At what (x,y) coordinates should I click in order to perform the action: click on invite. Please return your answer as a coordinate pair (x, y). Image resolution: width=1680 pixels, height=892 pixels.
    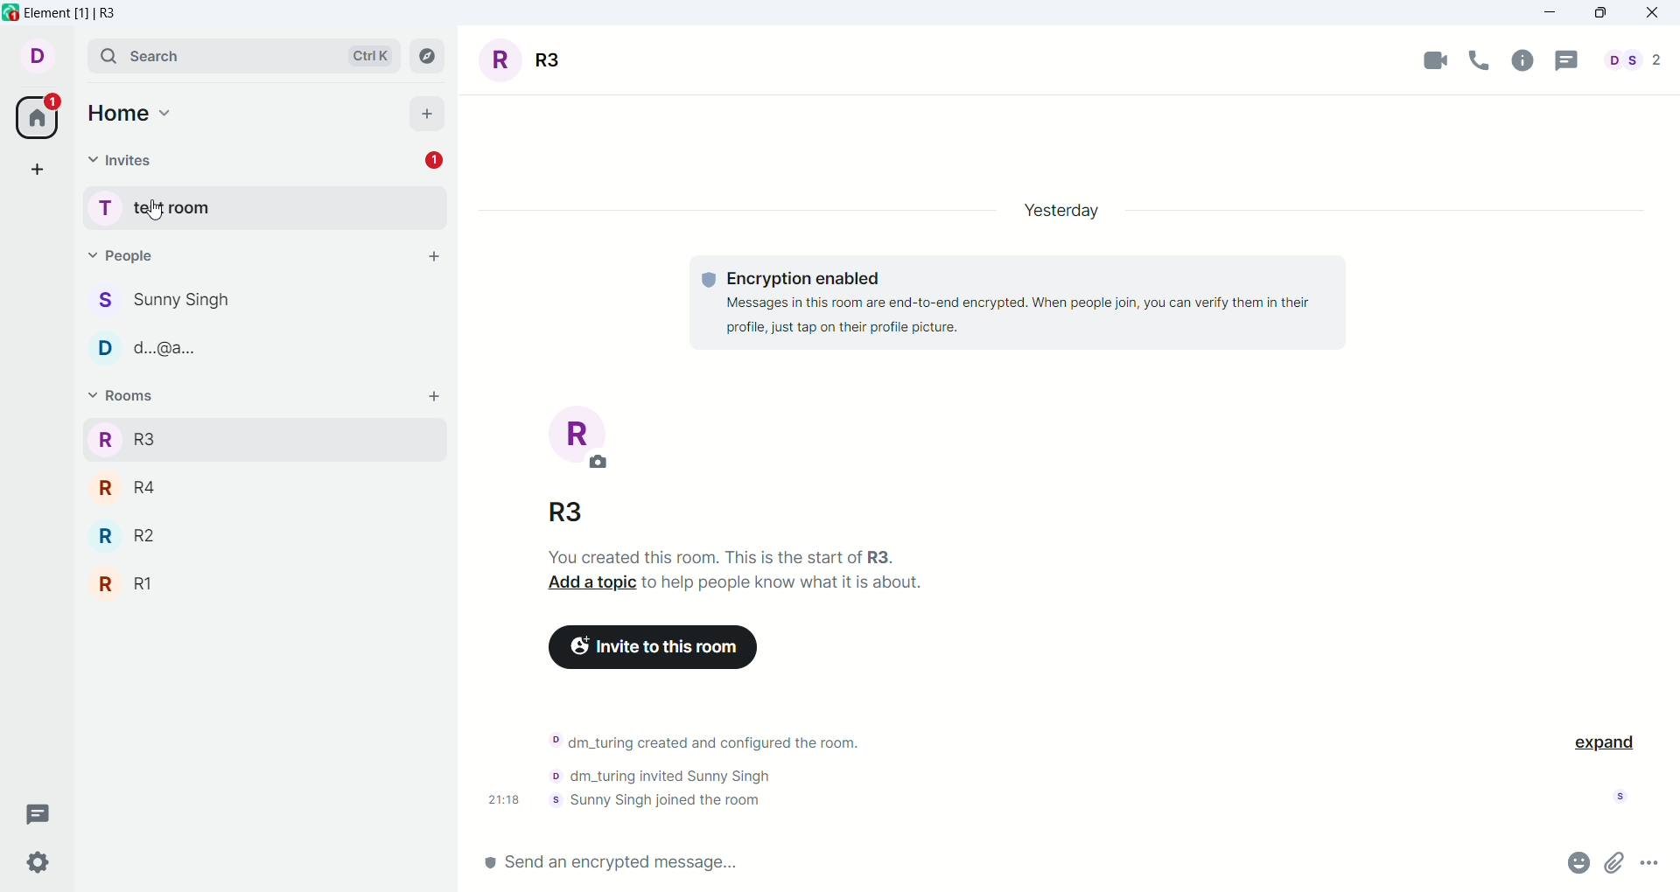
    Looking at the image, I should click on (122, 161).